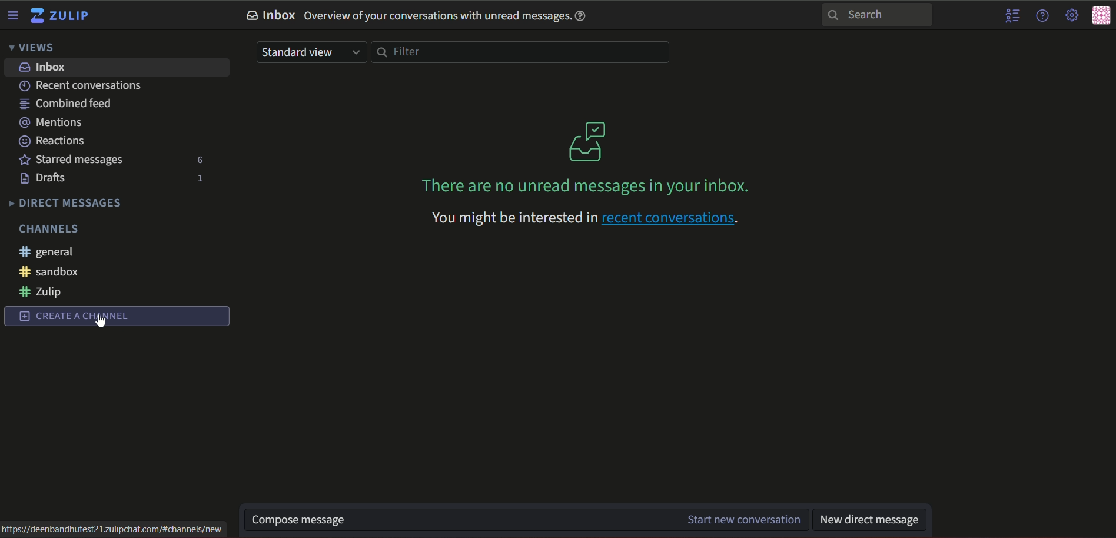 The width and height of the screenshot is (1116, 538). I want to click on new direct message, so click(875, 520).